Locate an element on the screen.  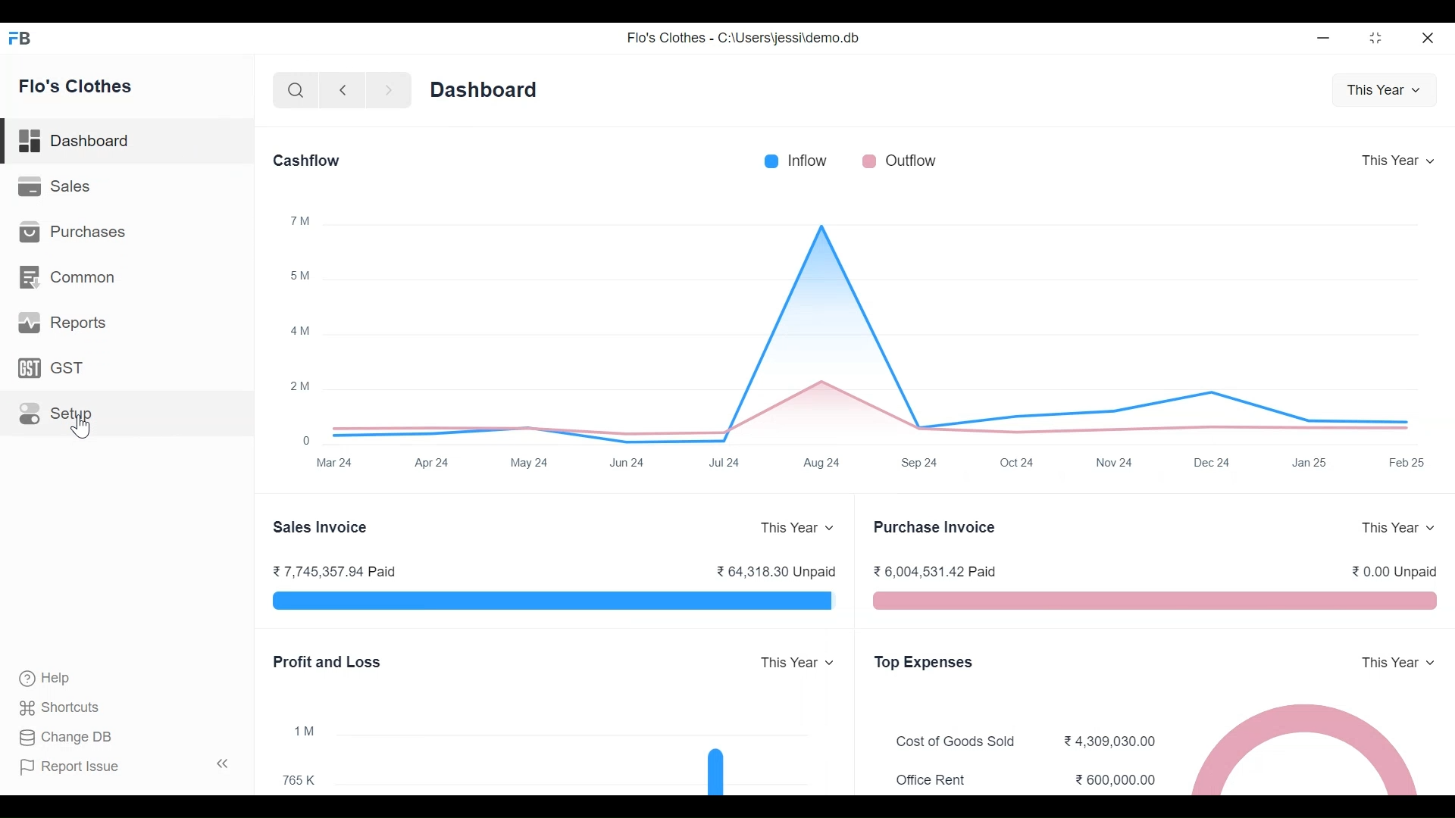
765 K is located at coordinates (299, 781).